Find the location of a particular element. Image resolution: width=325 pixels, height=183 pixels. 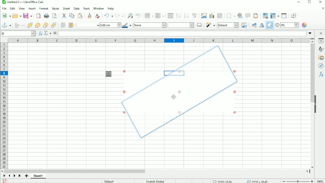

Line style is located at coordinates (87, 25).